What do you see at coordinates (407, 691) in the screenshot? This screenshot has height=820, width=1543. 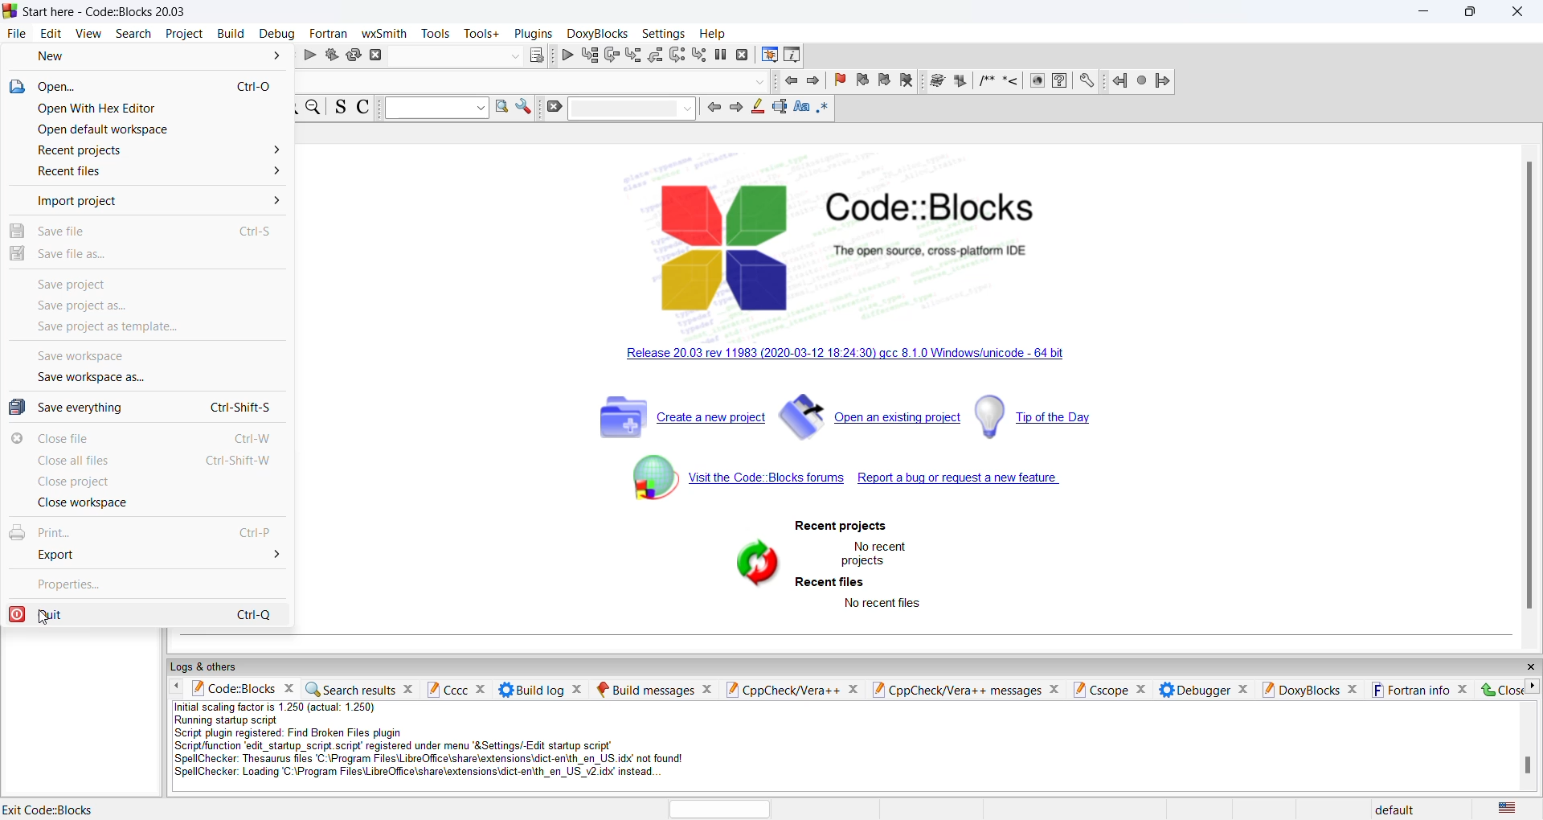 I see `close` at bounding box center [407, 691].